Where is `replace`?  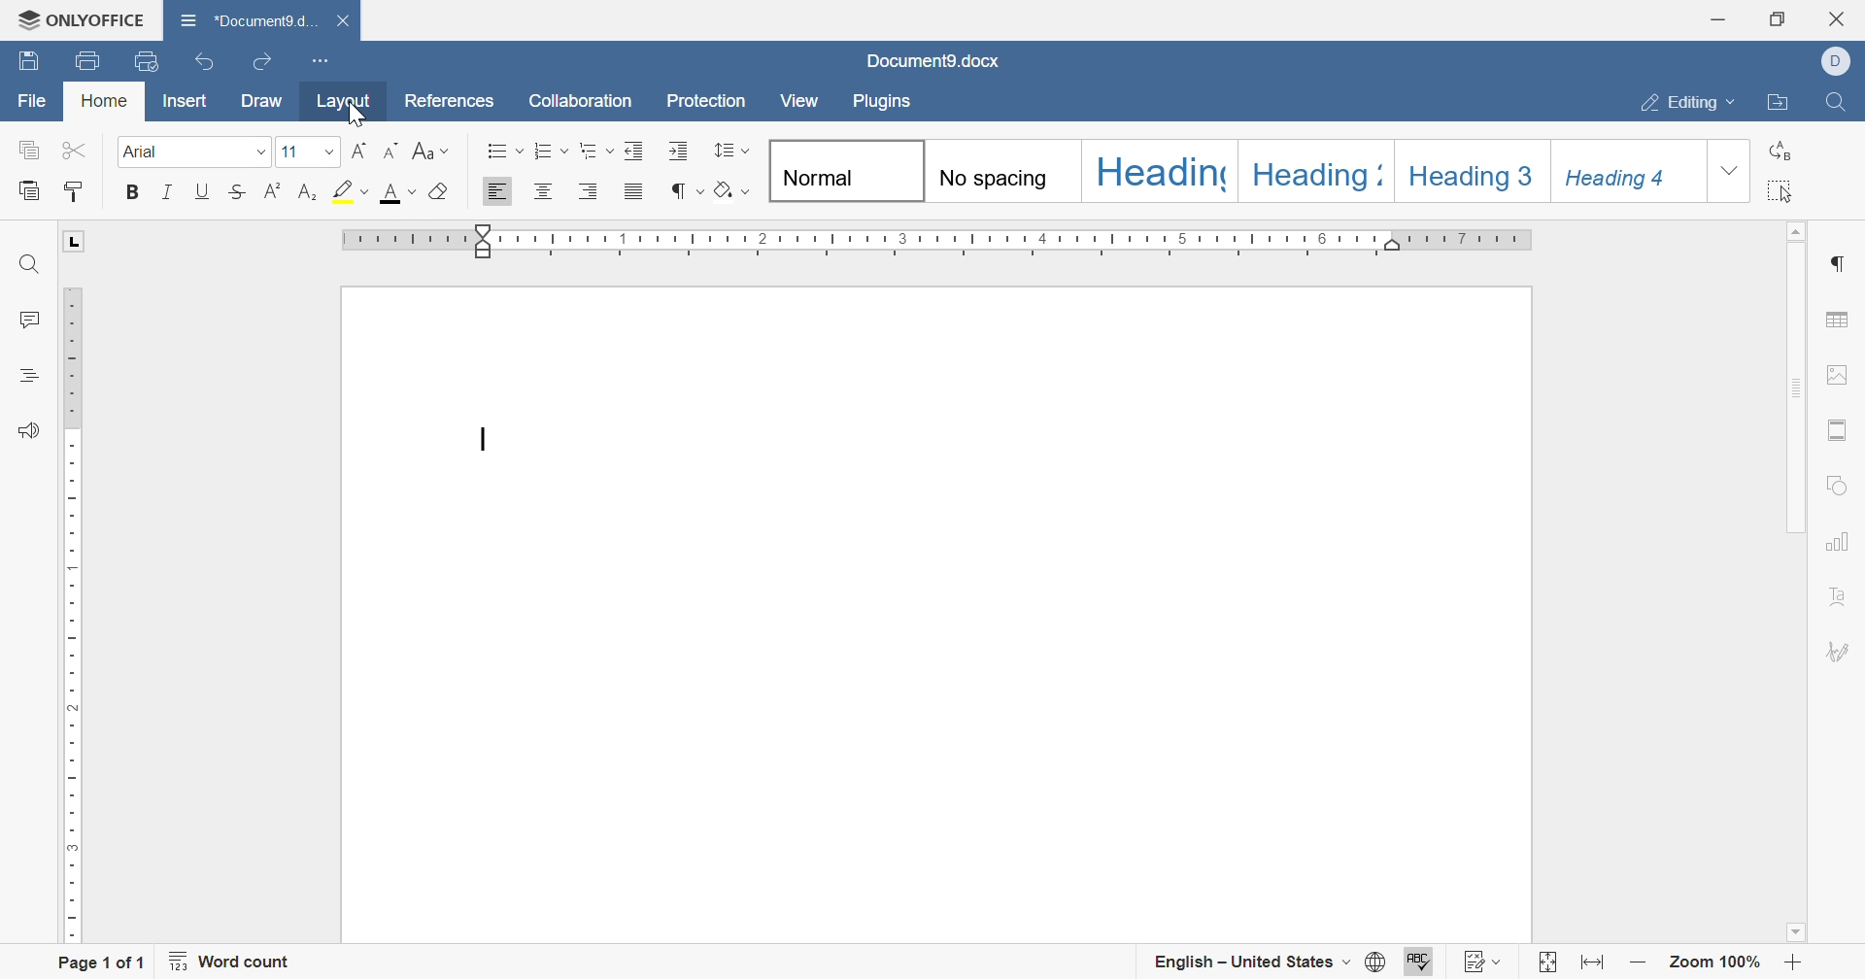 replace is located at coordinates (1782, 152).